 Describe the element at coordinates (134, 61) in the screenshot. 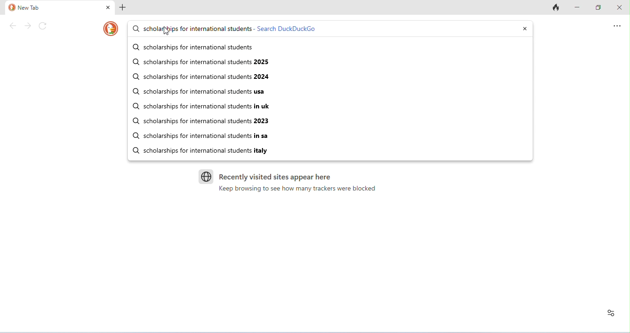

I see `search icon` at that location.